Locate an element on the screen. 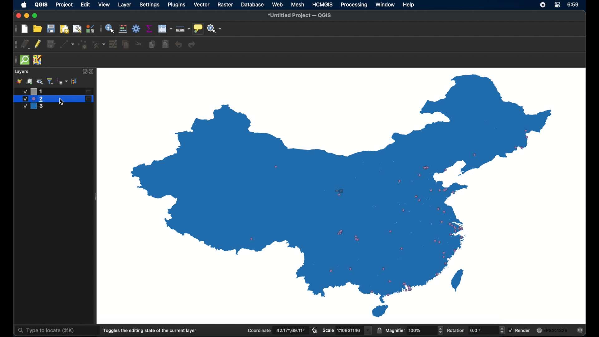  minimize is located at coordinates (26, 16).